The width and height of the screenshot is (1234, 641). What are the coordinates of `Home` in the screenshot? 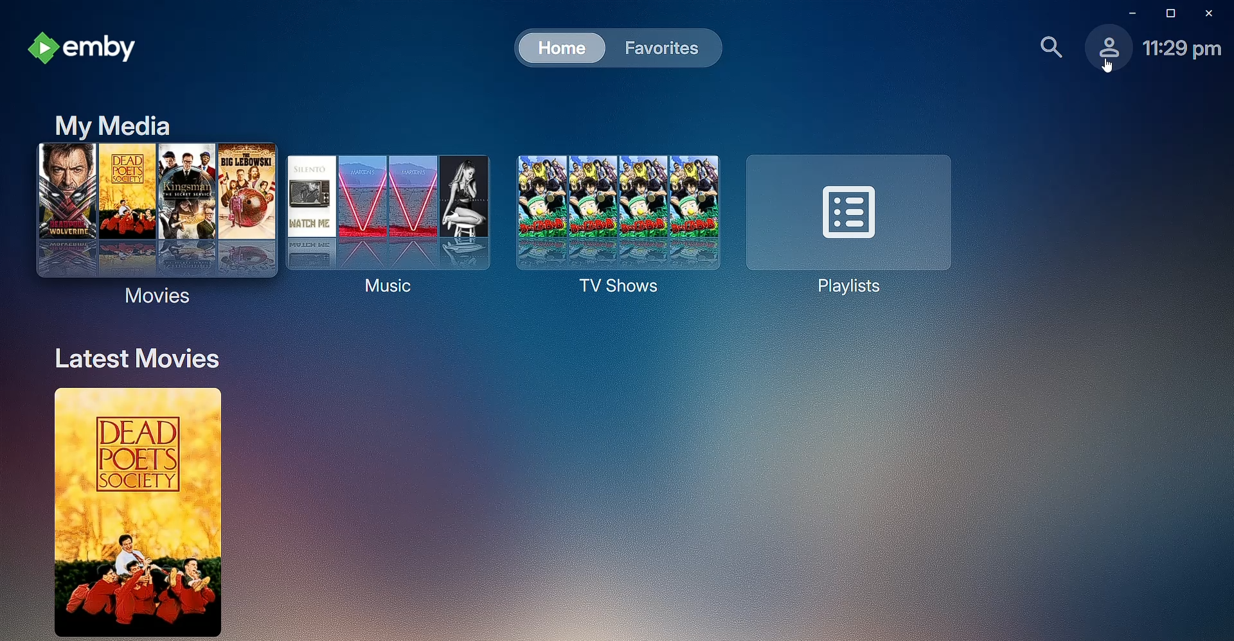 It's located at (559, 47).